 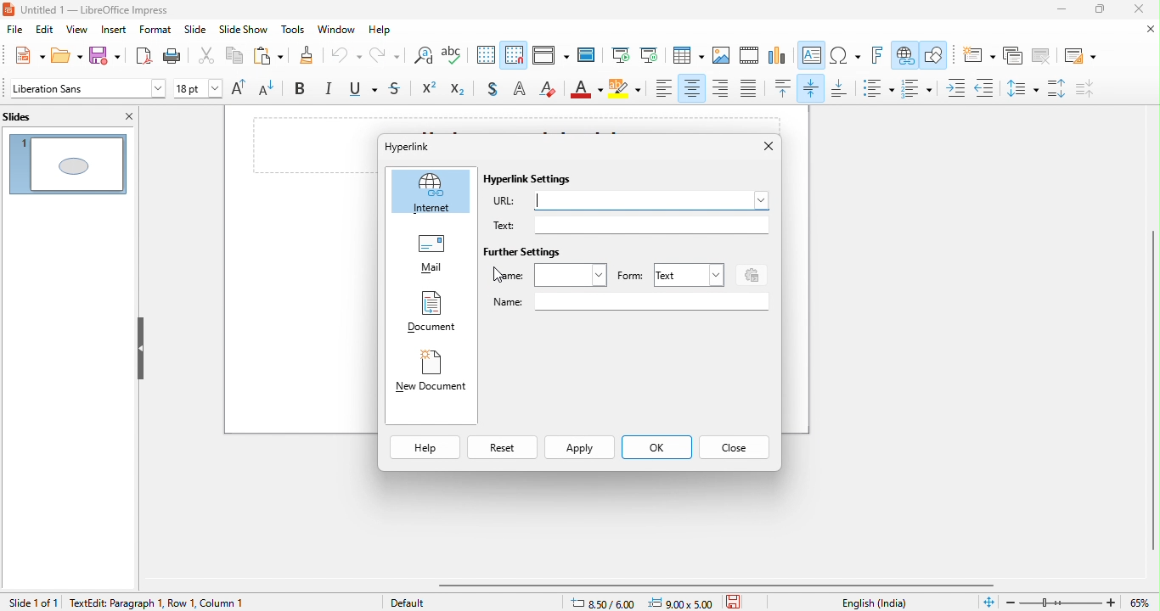 What do you see at coordinates (1059, 89) in the screenshot?
I see `increase paragraph spacing` at bounding box center [1059, 89].